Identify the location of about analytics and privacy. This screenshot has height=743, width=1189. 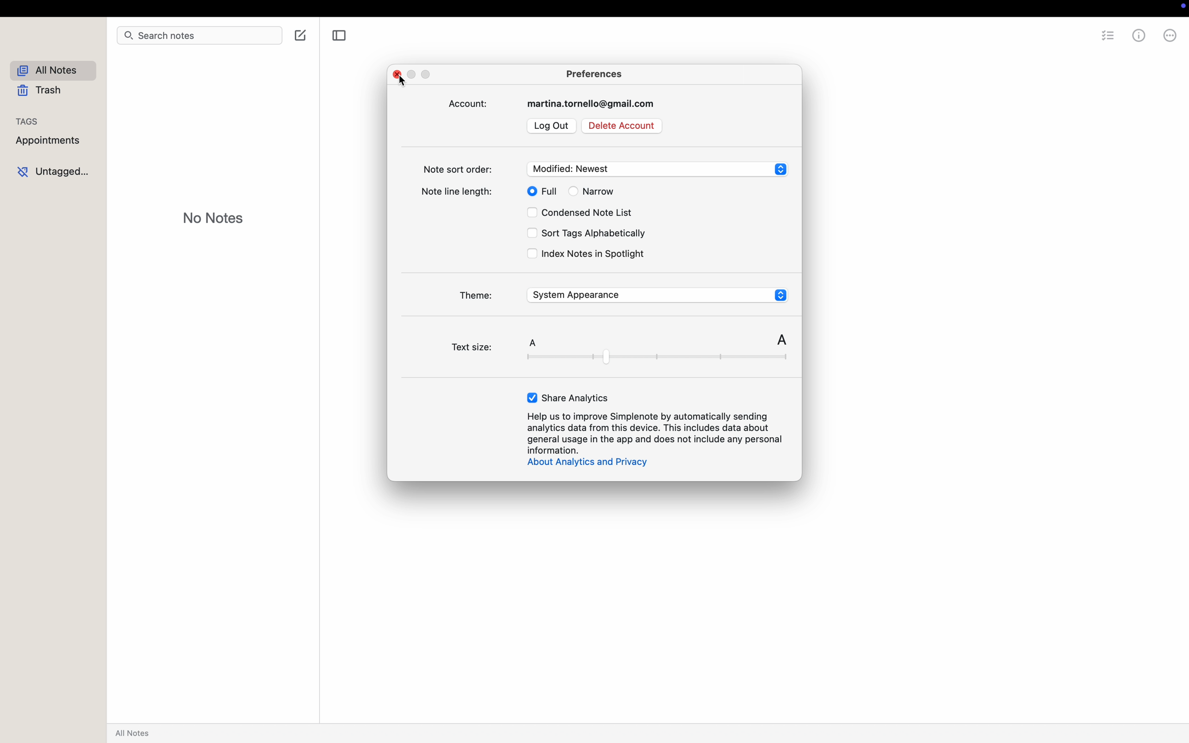
(587, 464).